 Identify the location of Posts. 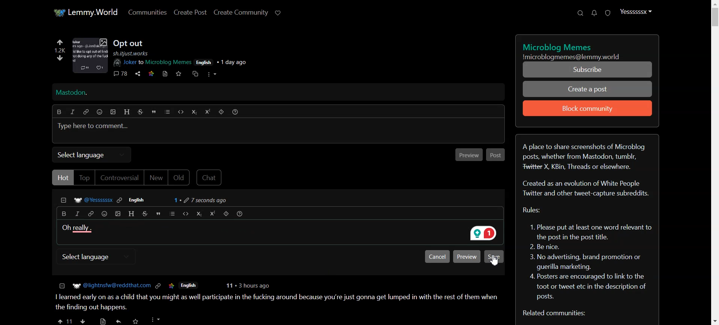
(131, 43).